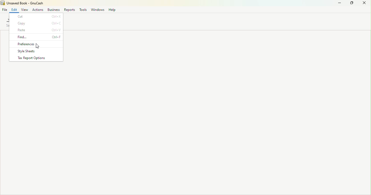 This screenshot has height=195, width=371. What do you see at coordinates (4, 9) in the screenshot?
I see `File` at bounding box center [4, 9].